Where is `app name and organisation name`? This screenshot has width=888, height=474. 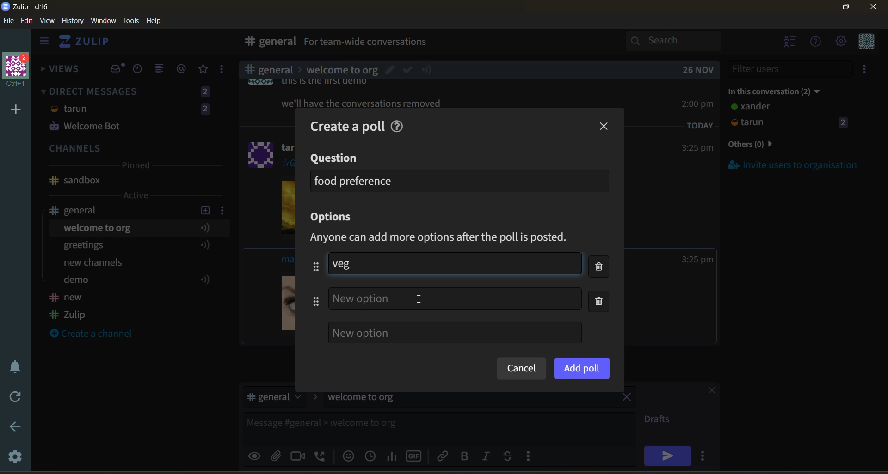
app name and organisation name is located at coordinates (25, 7).